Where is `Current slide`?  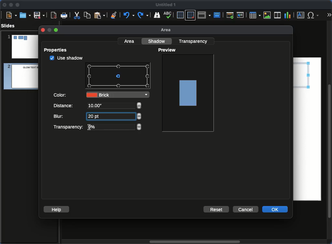 Current slide is located at coordinates (241, 15).